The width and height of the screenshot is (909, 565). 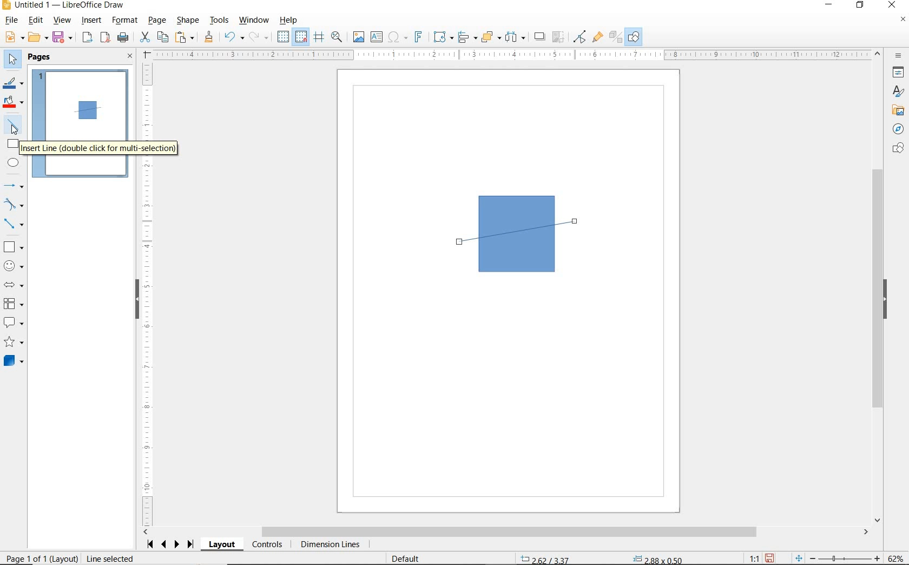 What do you see at coordinates (185, 37) in the screenshot?
I see `PASTE` at bounding box center [185, 37].